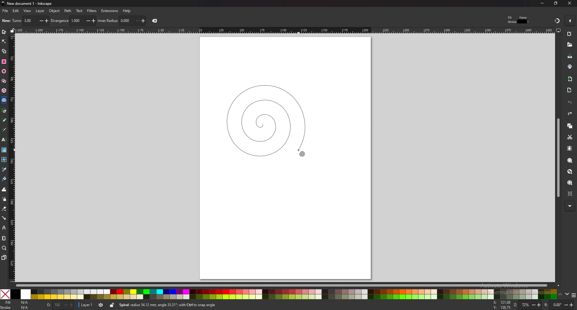 This screenshot has height=310, width=577. Describe the element at coordinates (570, 205) in the screenshot. I see `more` at that location.